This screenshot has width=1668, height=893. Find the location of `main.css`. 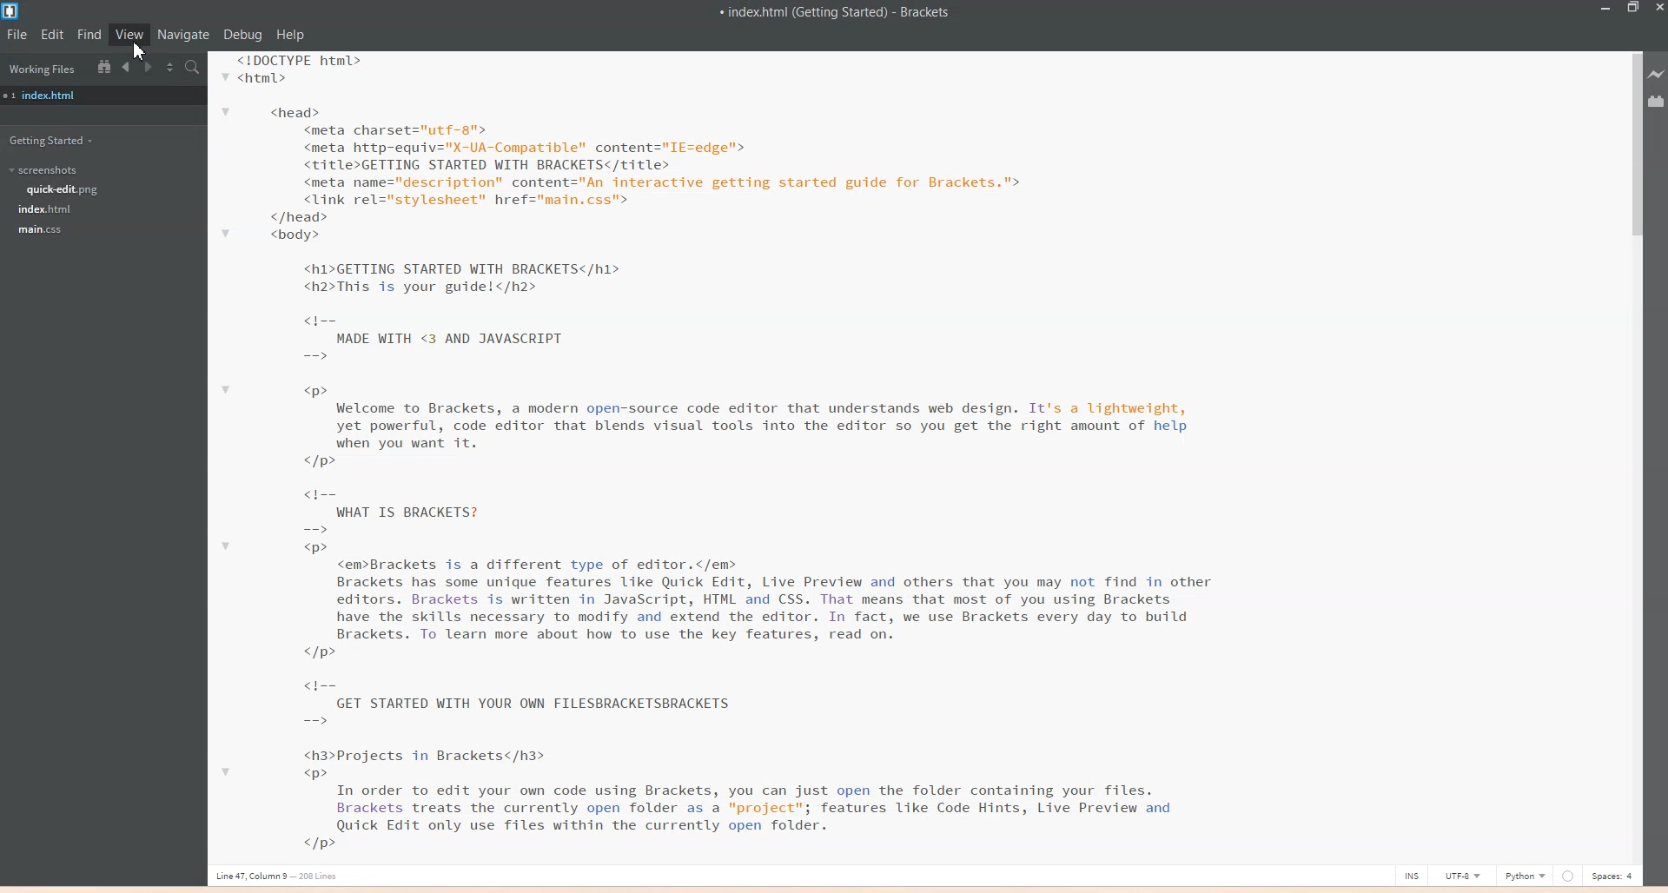

main.css is located at coordinates (41, 229).